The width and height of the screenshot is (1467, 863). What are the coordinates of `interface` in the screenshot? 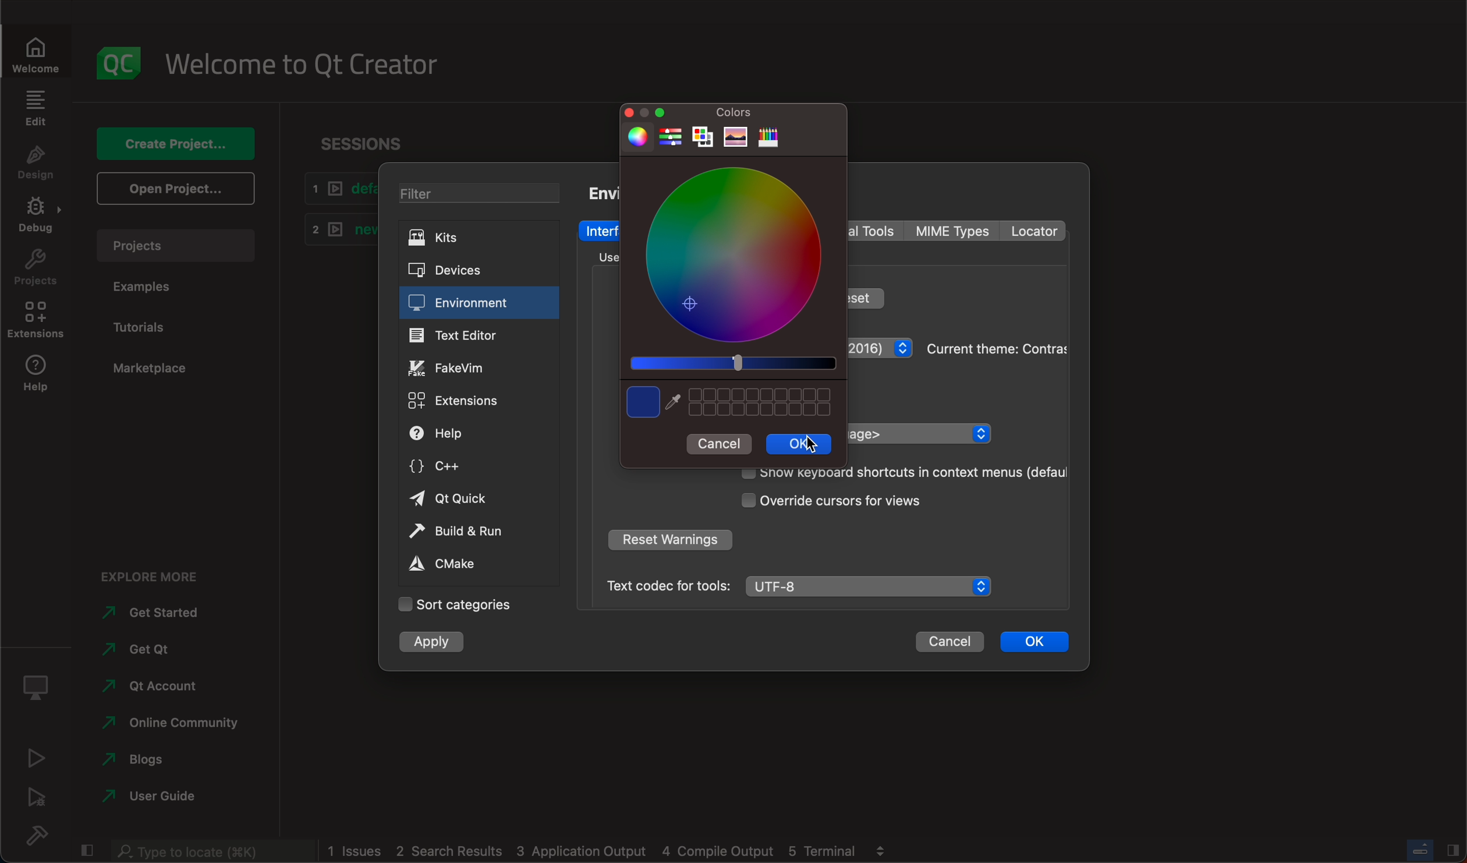 It's located at (601, 231).